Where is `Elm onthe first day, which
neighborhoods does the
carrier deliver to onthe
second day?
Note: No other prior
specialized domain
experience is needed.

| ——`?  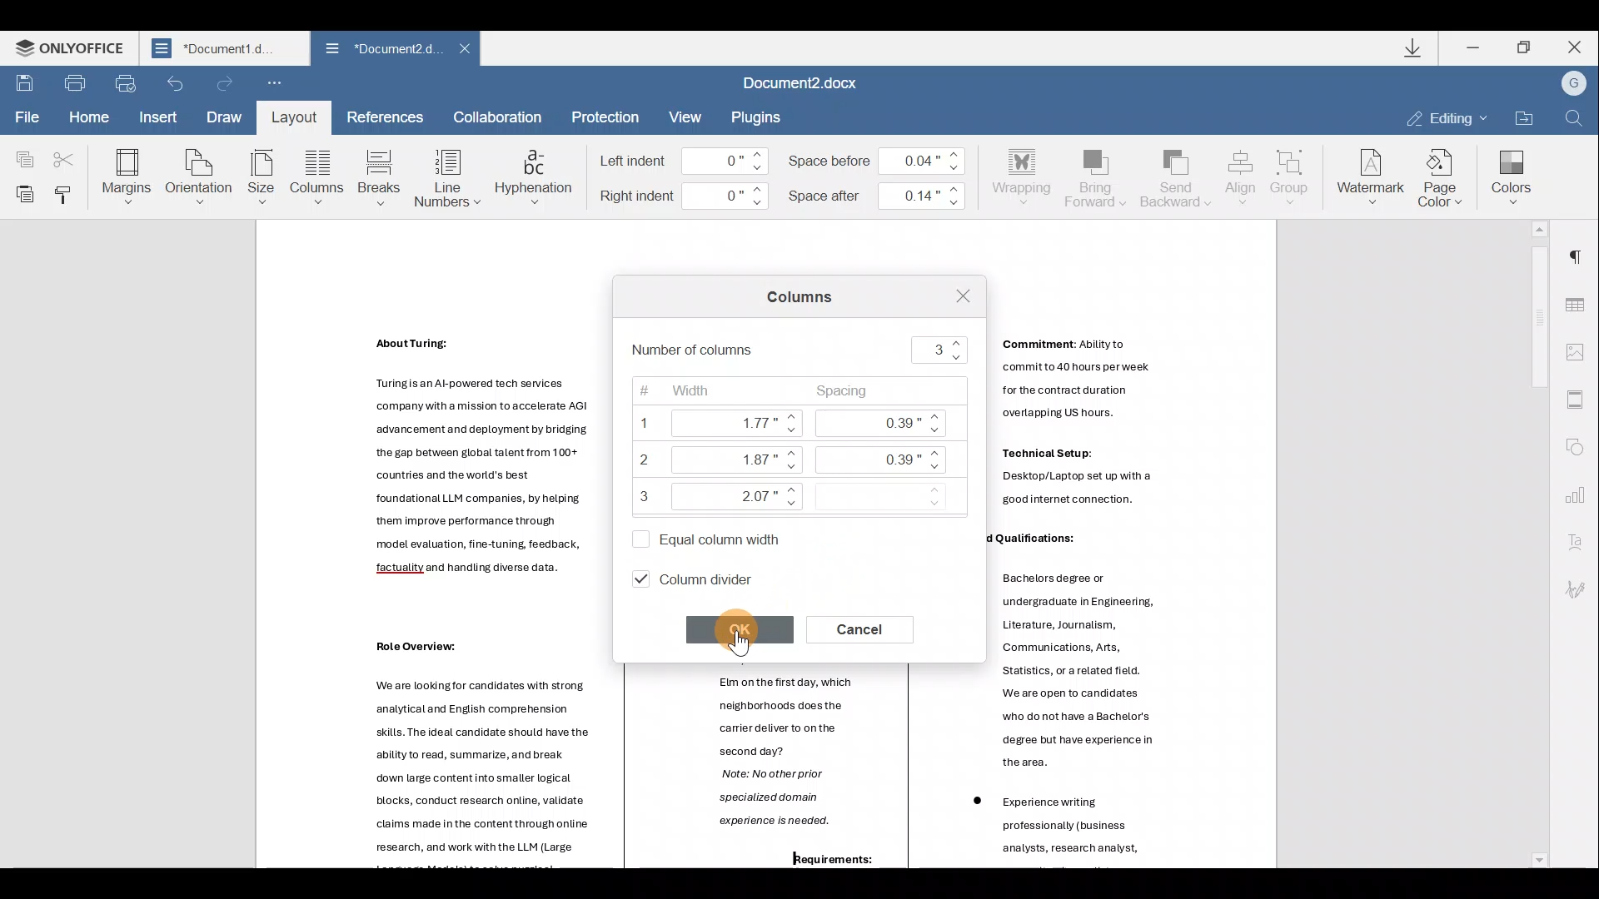
Elm onthe first day, which
neighborhoods does the
carrier deliver to onthe
second day?
Note: No other prior
specialized domain
experience is needed.

| —— is located at coordinates (778, 769).